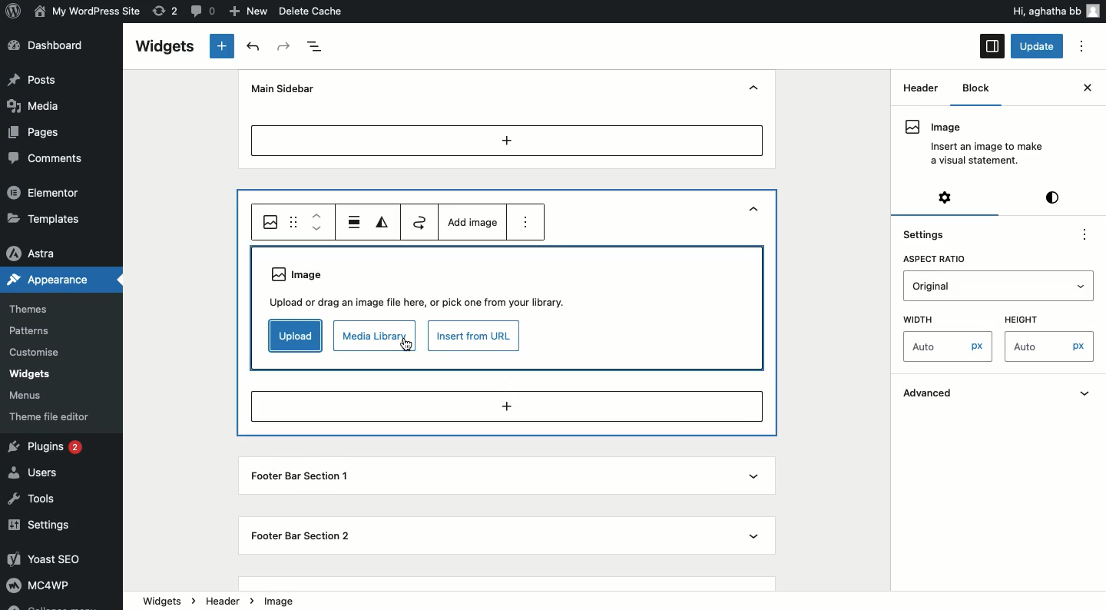 The width and height of the screenshot is (1106, 610). What do you see at coordinates (754, 534) in the screenshot?
I see `Show` at bounding box center [754, 534].